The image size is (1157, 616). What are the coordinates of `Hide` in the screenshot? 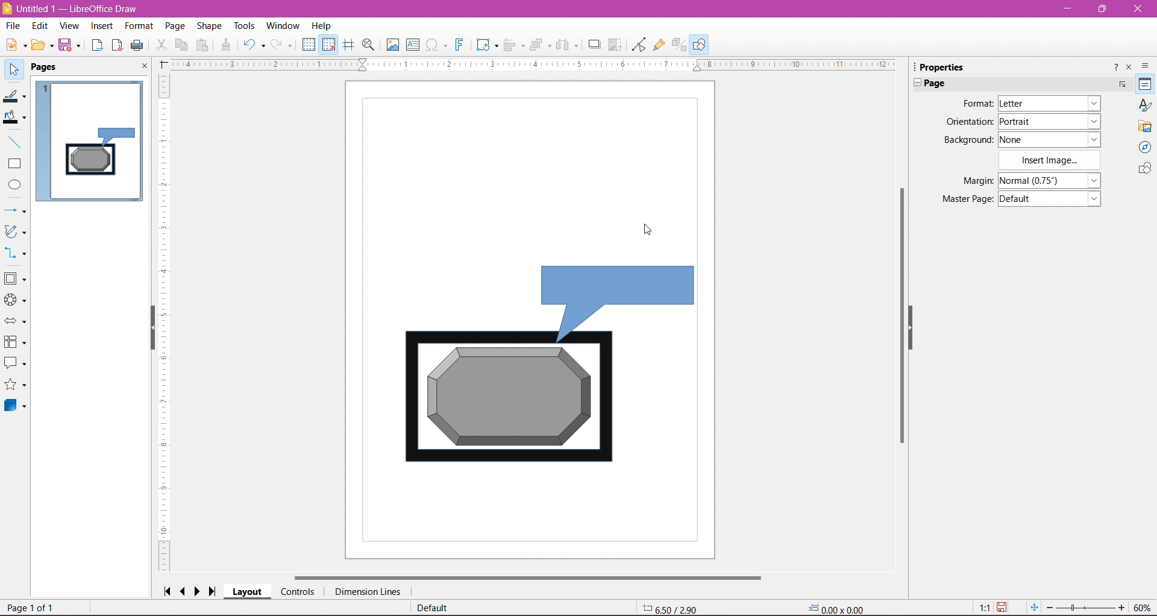 It's located at (919, 333).